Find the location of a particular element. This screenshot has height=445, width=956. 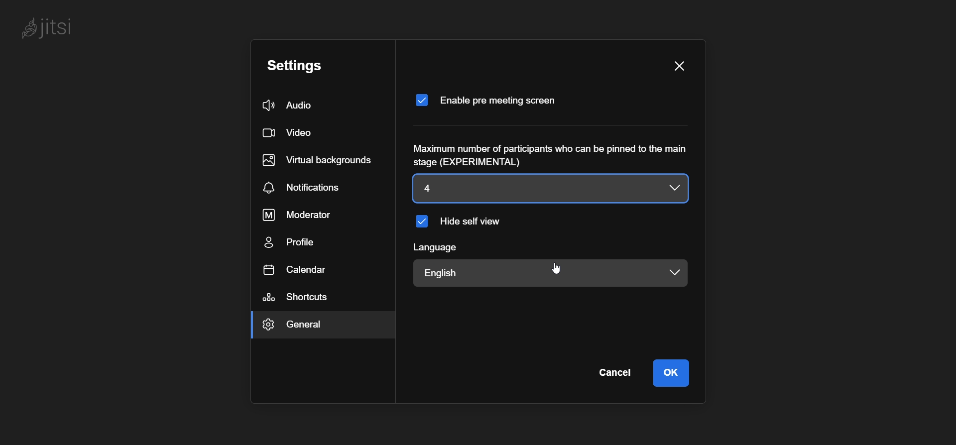

notification is located at coordinates (306, 188).